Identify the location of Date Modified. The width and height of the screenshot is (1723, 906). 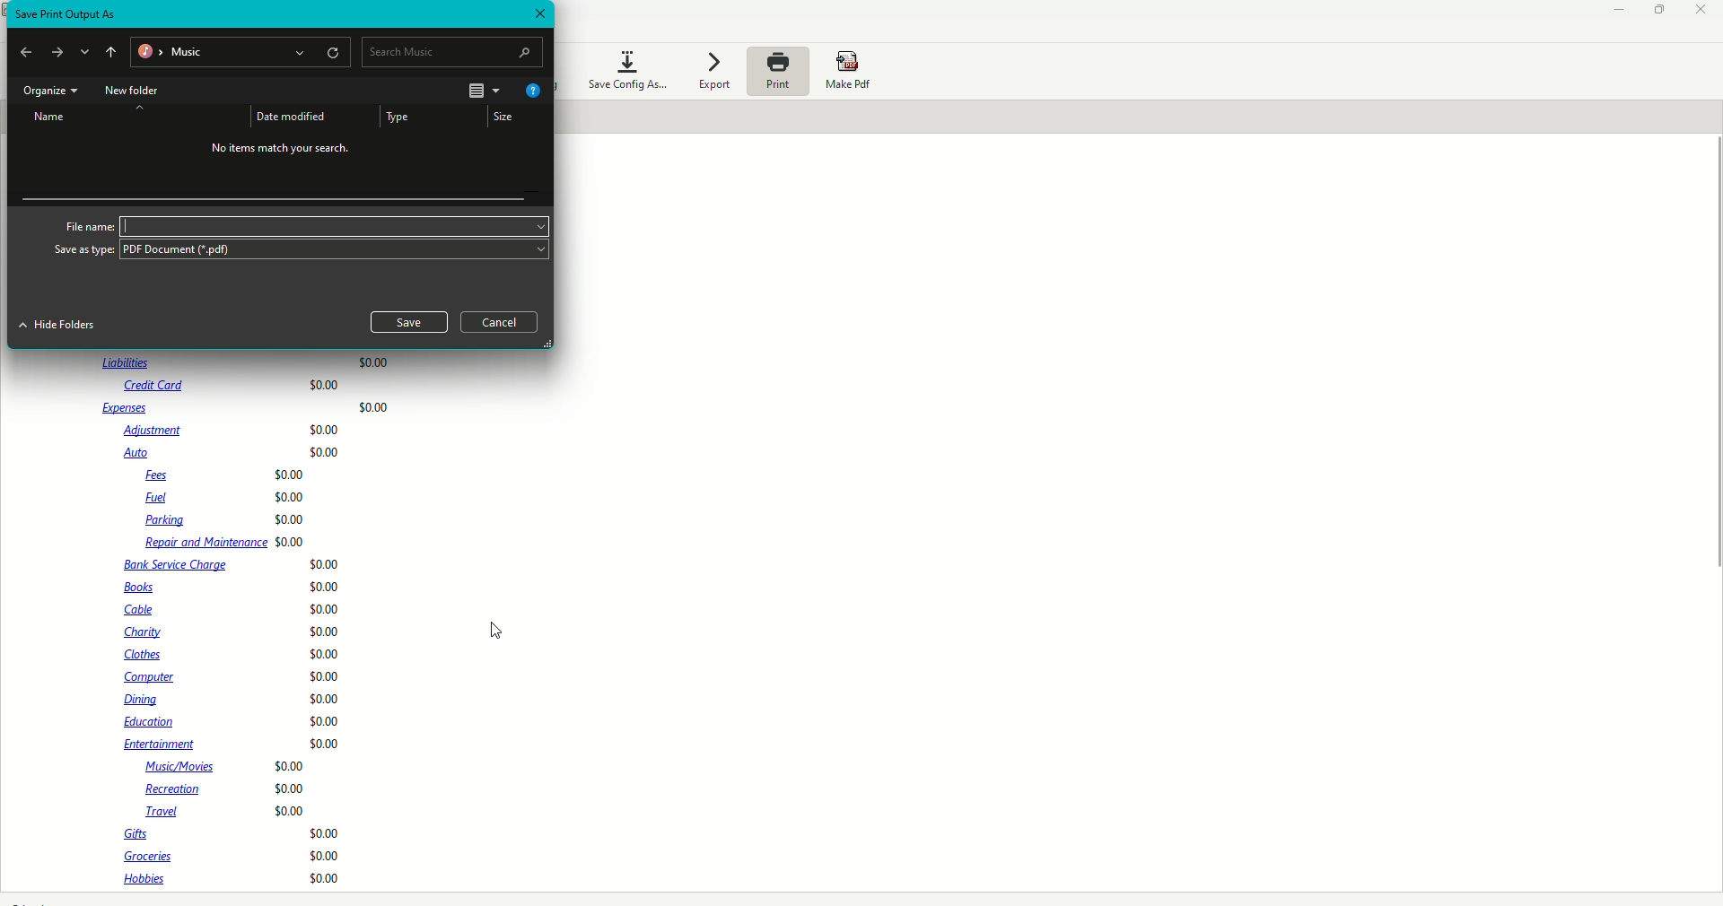
(290, 116).